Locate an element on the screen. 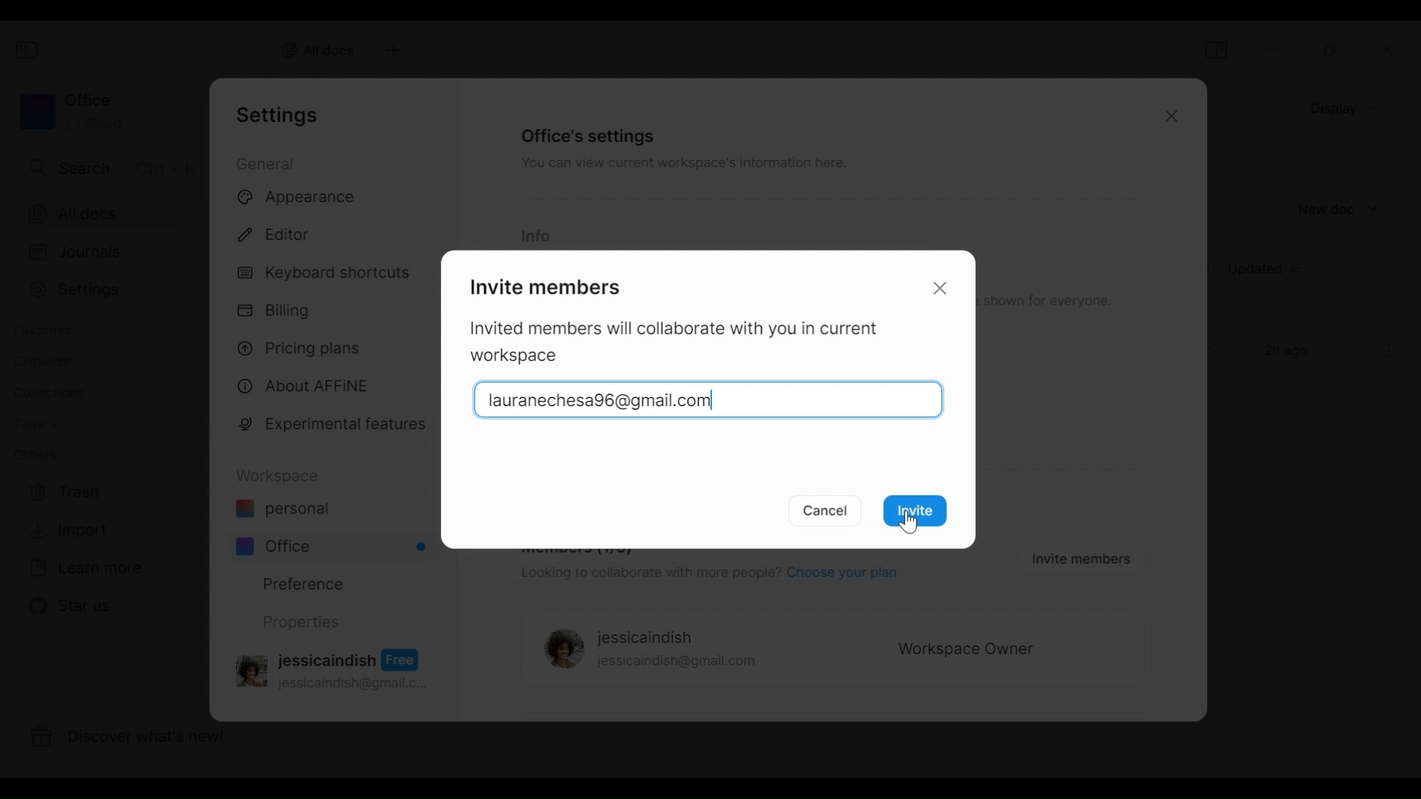 This screenshot has width=1421, height=799. Appearance is located at coordinates (301, 198).